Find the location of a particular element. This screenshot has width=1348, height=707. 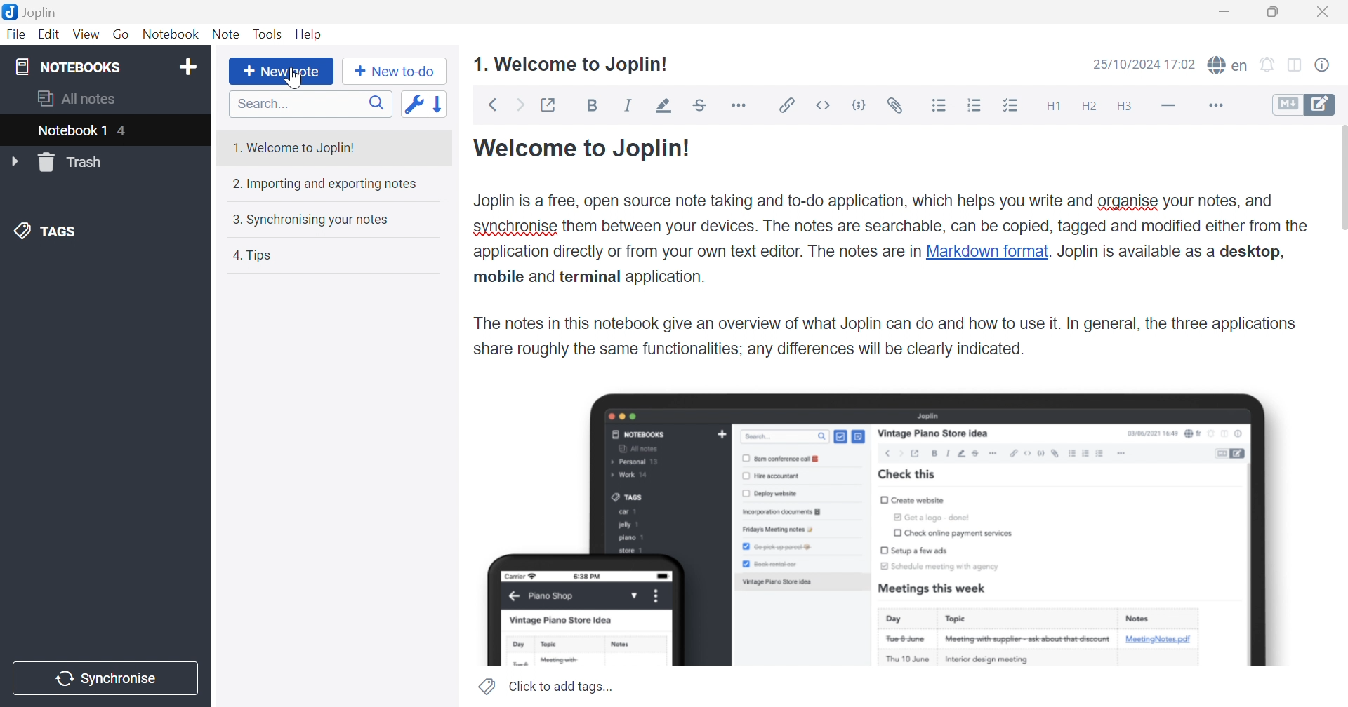

Toggle external editing is located at coordinates (551, 104).